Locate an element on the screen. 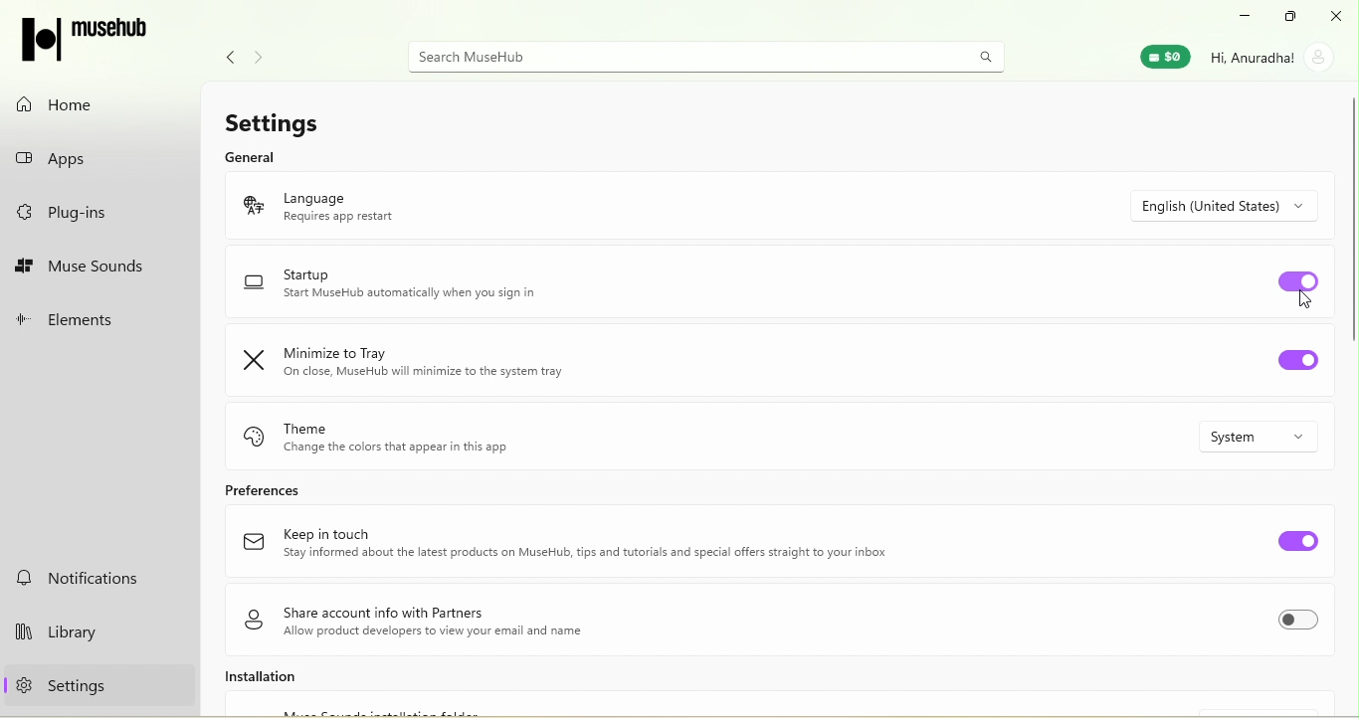 The image size is (1359, 718). General is located at coordinates (251, 158).